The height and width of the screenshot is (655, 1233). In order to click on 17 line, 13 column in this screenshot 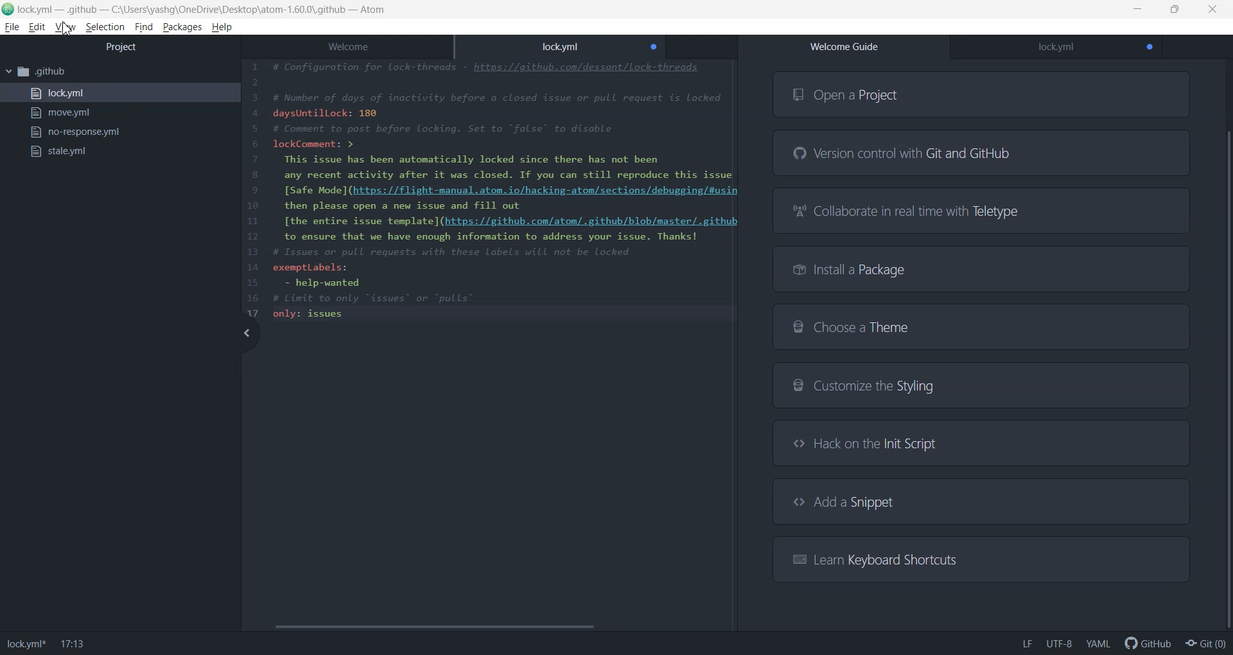, I will do `click(73, 645)`.